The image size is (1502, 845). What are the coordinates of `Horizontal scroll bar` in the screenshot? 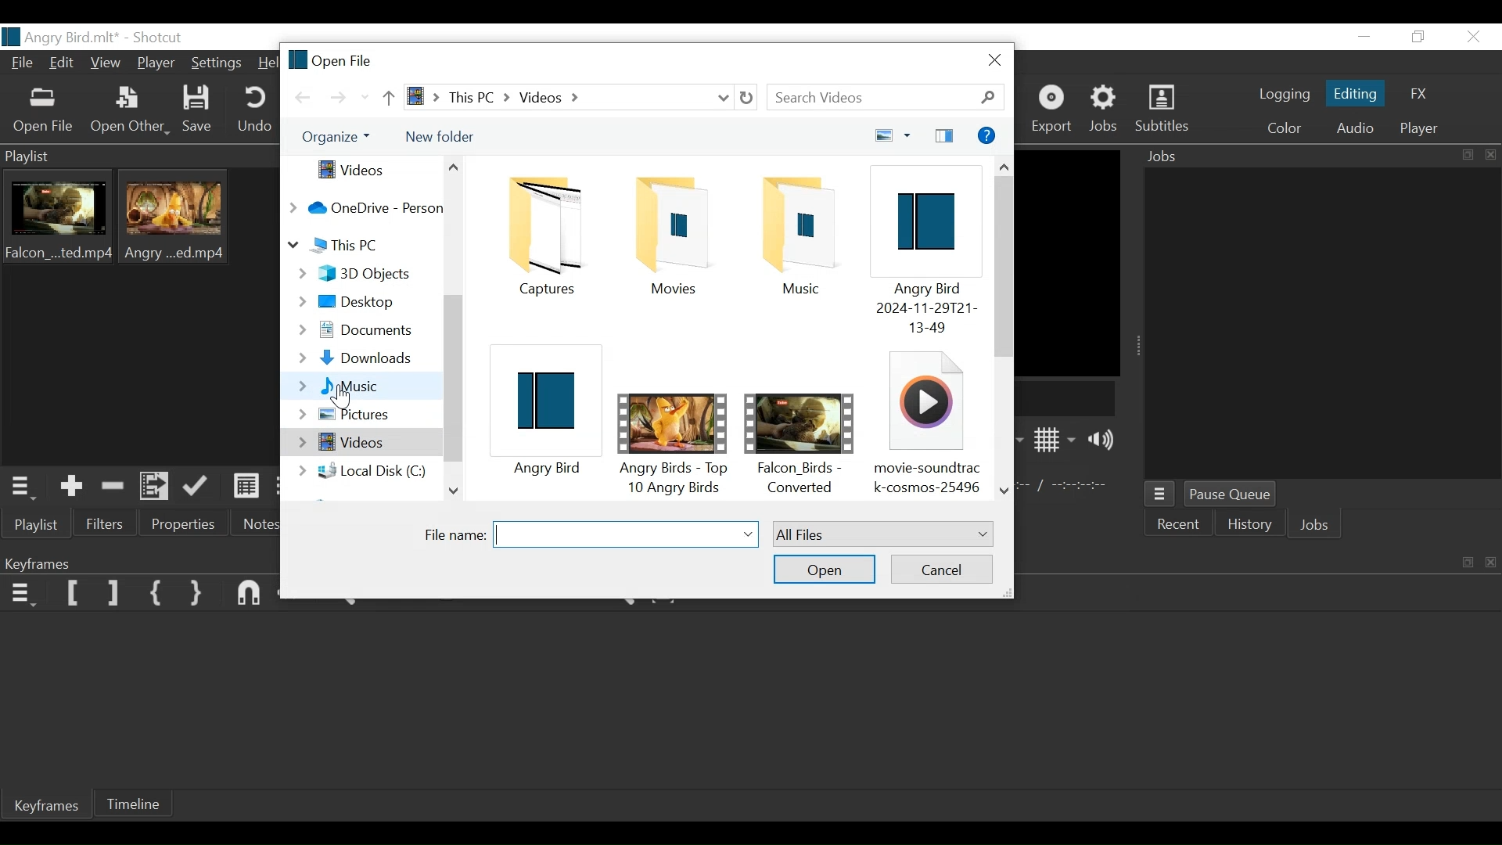 It's located at (1004, 334).